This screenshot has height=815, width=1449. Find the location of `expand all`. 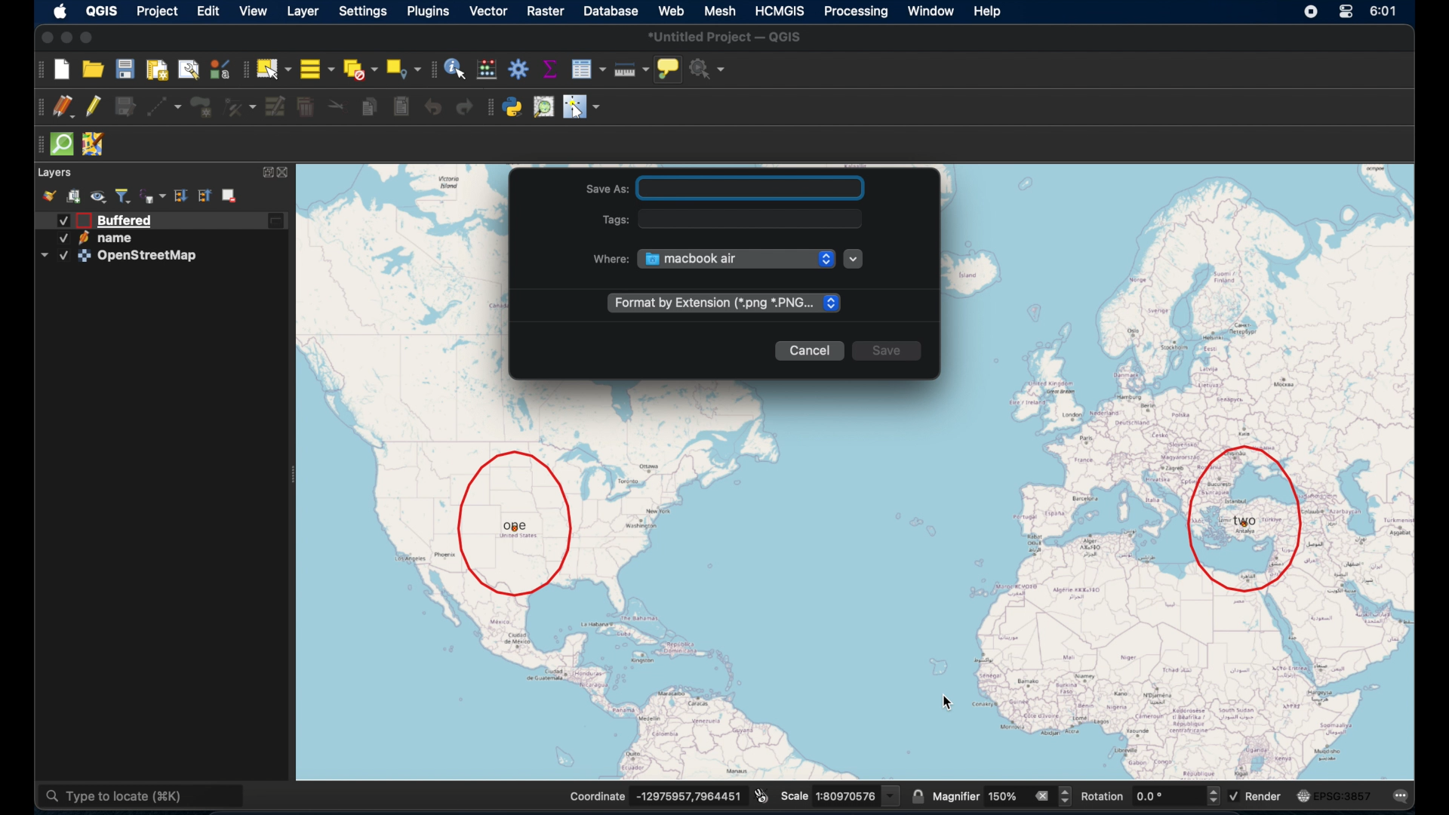

expand all is located at coordinates (180, 195).